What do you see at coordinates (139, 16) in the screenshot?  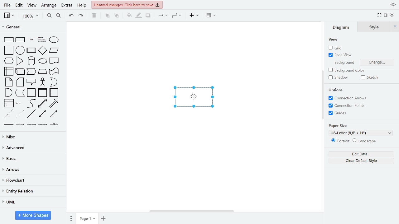 I see `fill line` at bounding box center [139, 16].